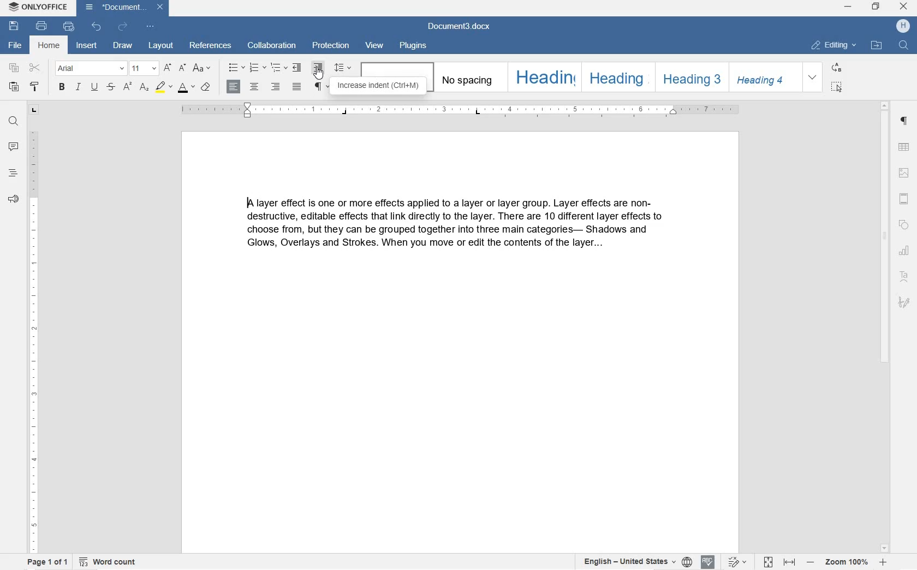 The height and width of the screenshot is (570, 917). I want to click on MULTILEVEL LISTS, so click(279, 68).